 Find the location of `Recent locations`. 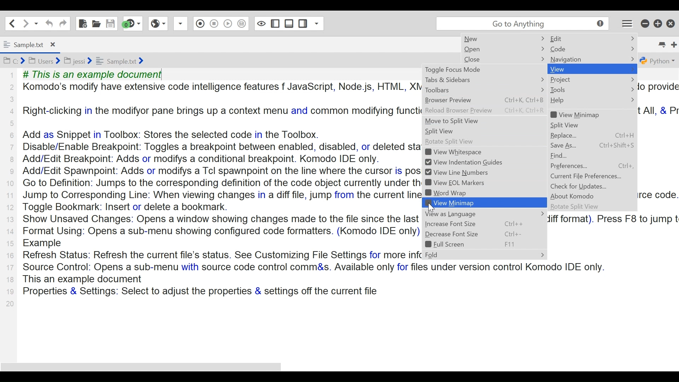

Recent locations is located at coordinates (36, 23).